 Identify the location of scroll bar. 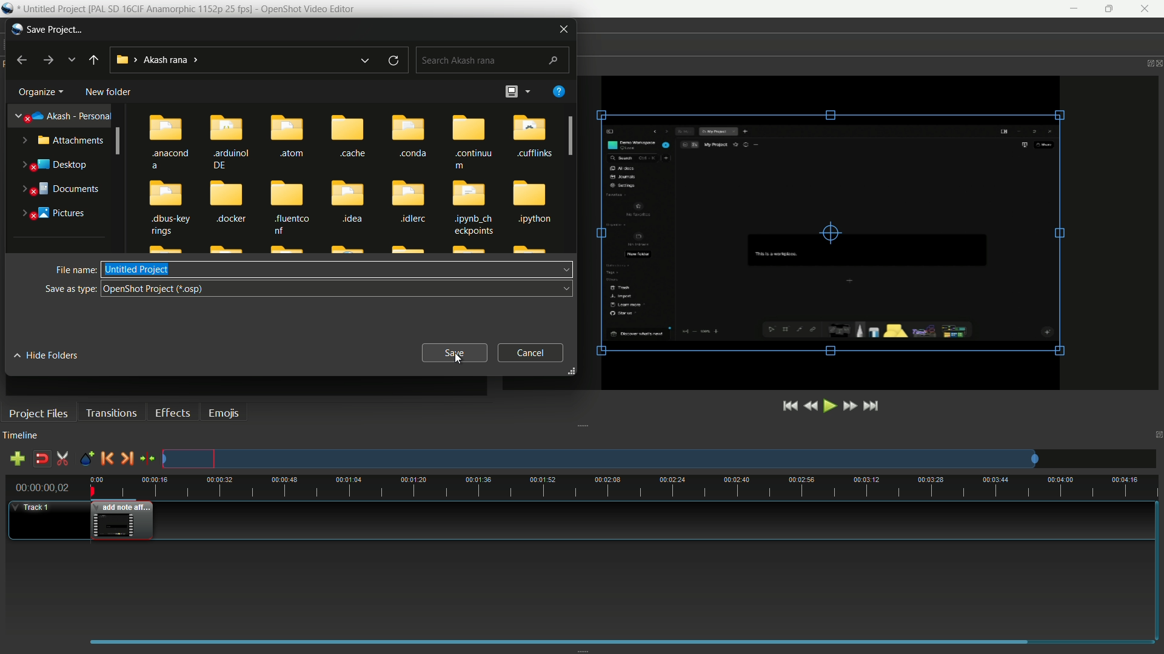
(572, 135).